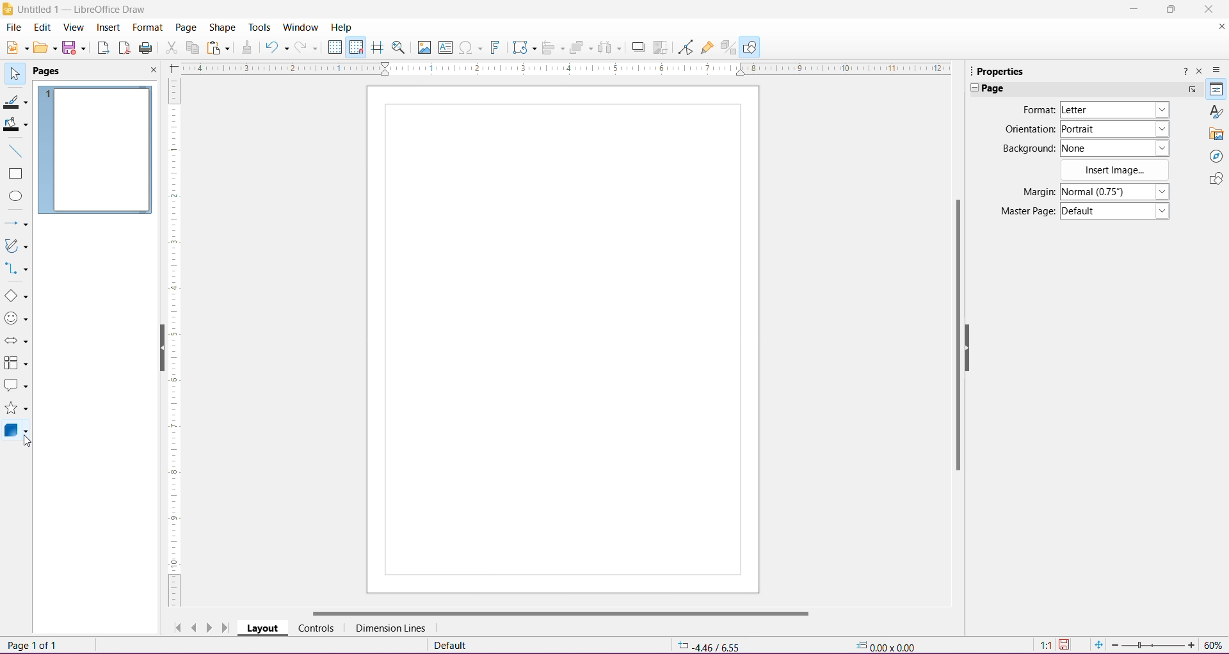 This screenshot has height=654, width=1229. Describe the element at coordinates (300, 28) in the screenshot. I see `Window` at that location.